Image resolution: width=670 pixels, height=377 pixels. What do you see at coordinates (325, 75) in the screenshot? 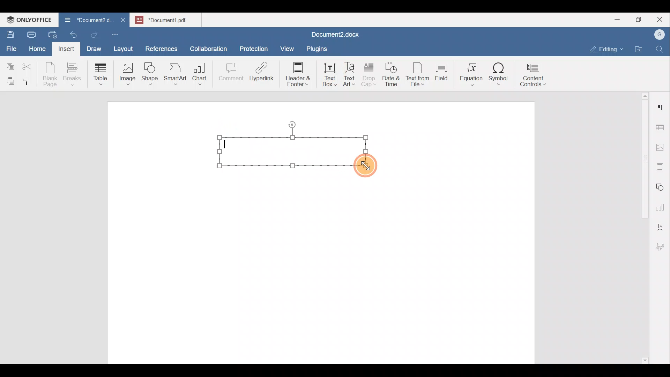
I see `Text box` at bounding box center [325, 75].